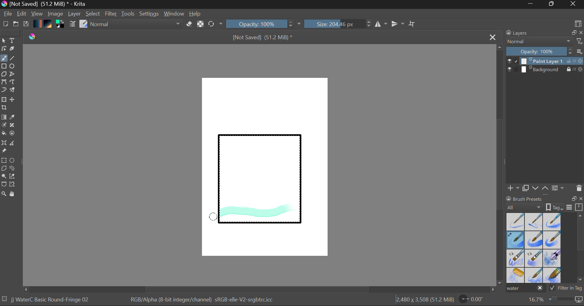 The height and width of the screenshot is (306, 584). I want to click on Scroll Bar, so click(580, 249).